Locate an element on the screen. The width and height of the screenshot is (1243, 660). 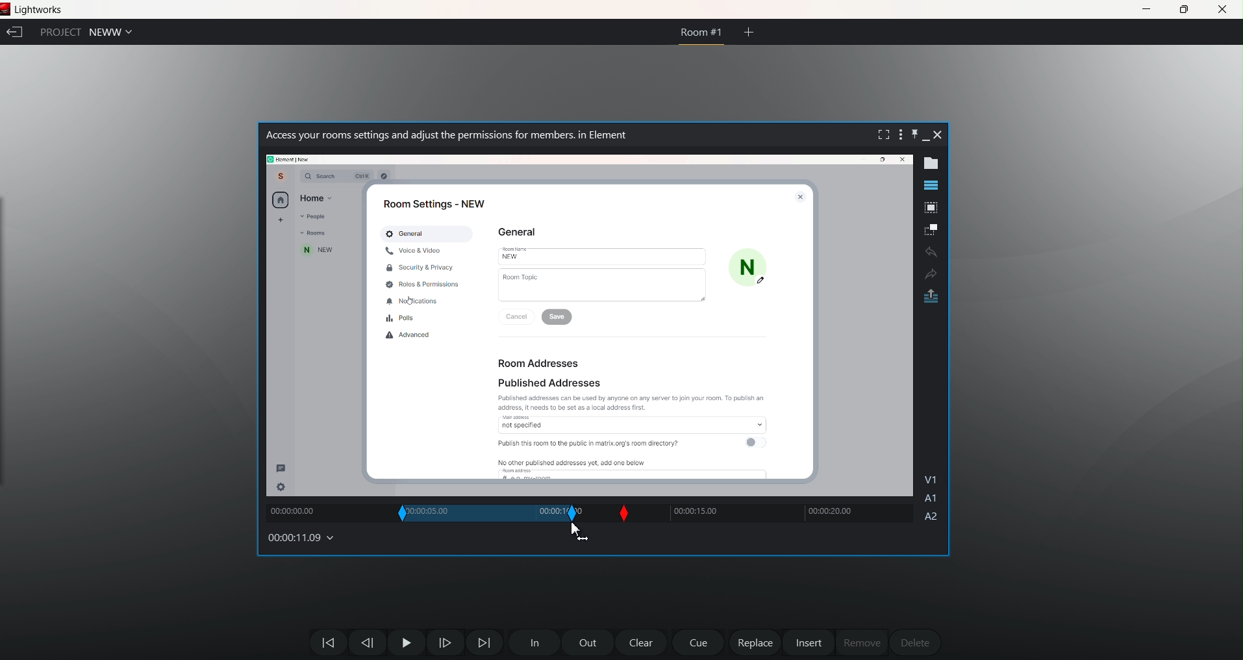
path is located at coordinates (288, 159).